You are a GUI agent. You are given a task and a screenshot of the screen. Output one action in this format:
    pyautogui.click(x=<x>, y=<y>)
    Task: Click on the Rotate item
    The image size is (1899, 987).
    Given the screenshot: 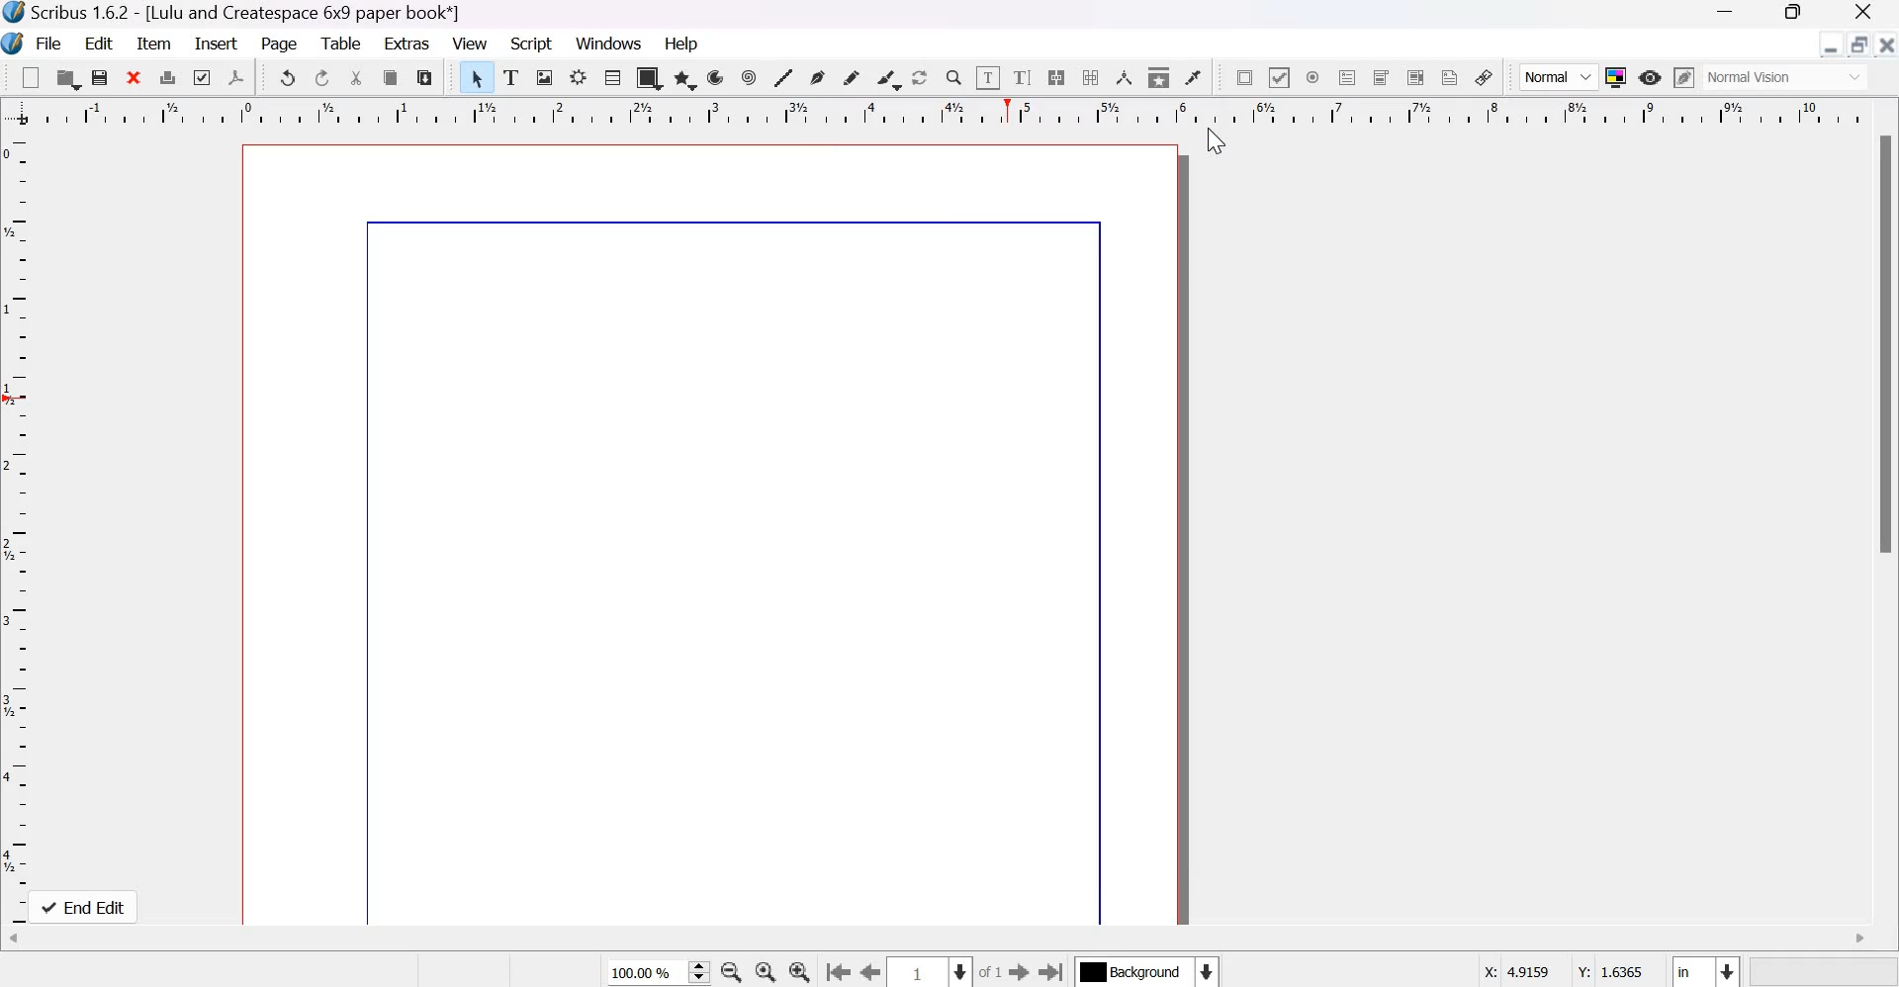 What is the action you would take?
    pyautogui.click(x=920, y=79)
    